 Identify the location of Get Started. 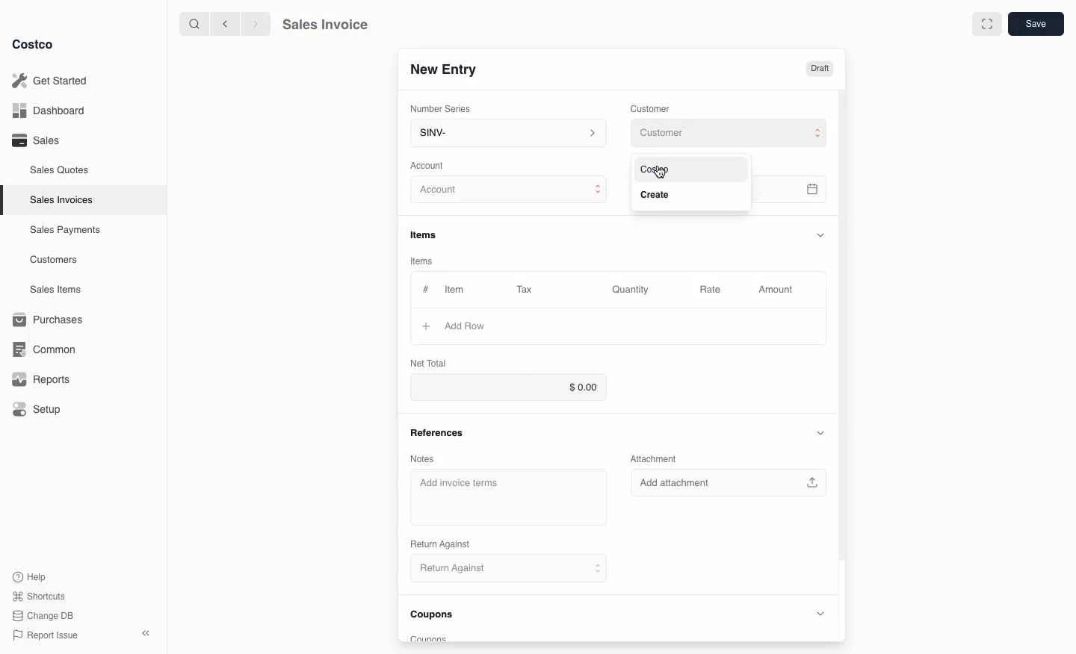
(52, 81).